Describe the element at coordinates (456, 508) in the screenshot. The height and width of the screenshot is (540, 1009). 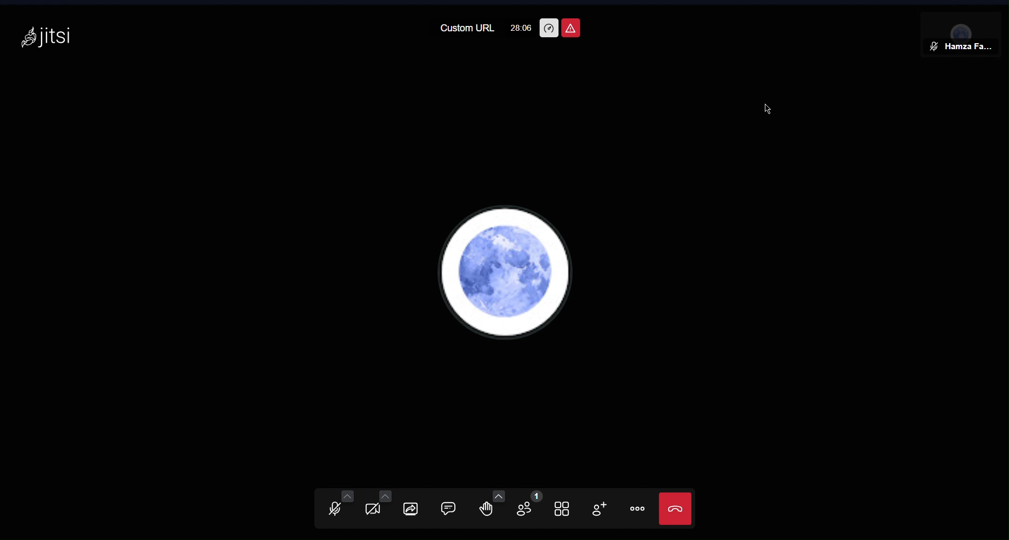
I see `Chat` at that location.